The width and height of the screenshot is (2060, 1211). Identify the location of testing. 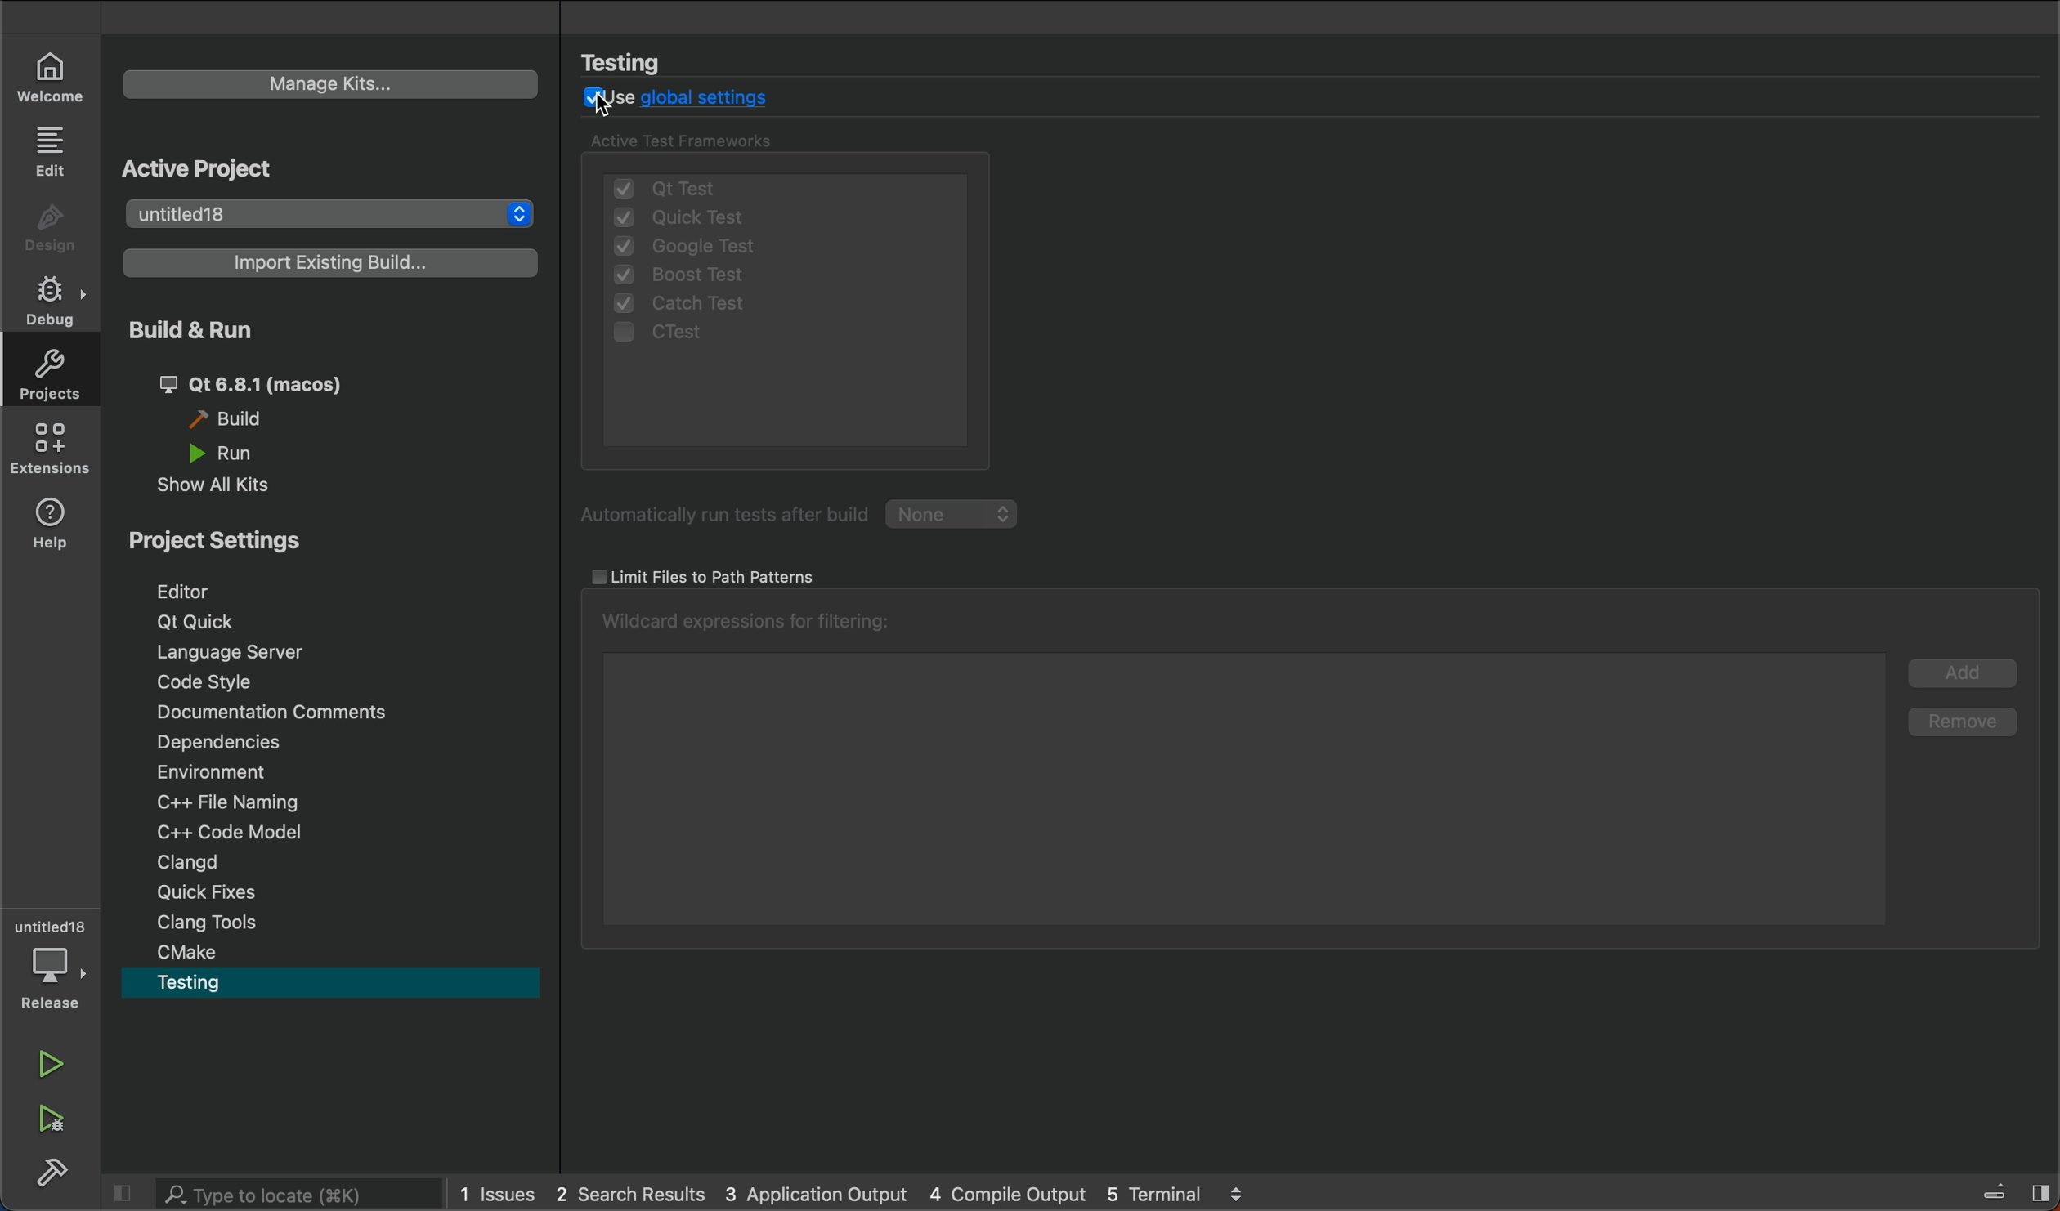
(639, 62).